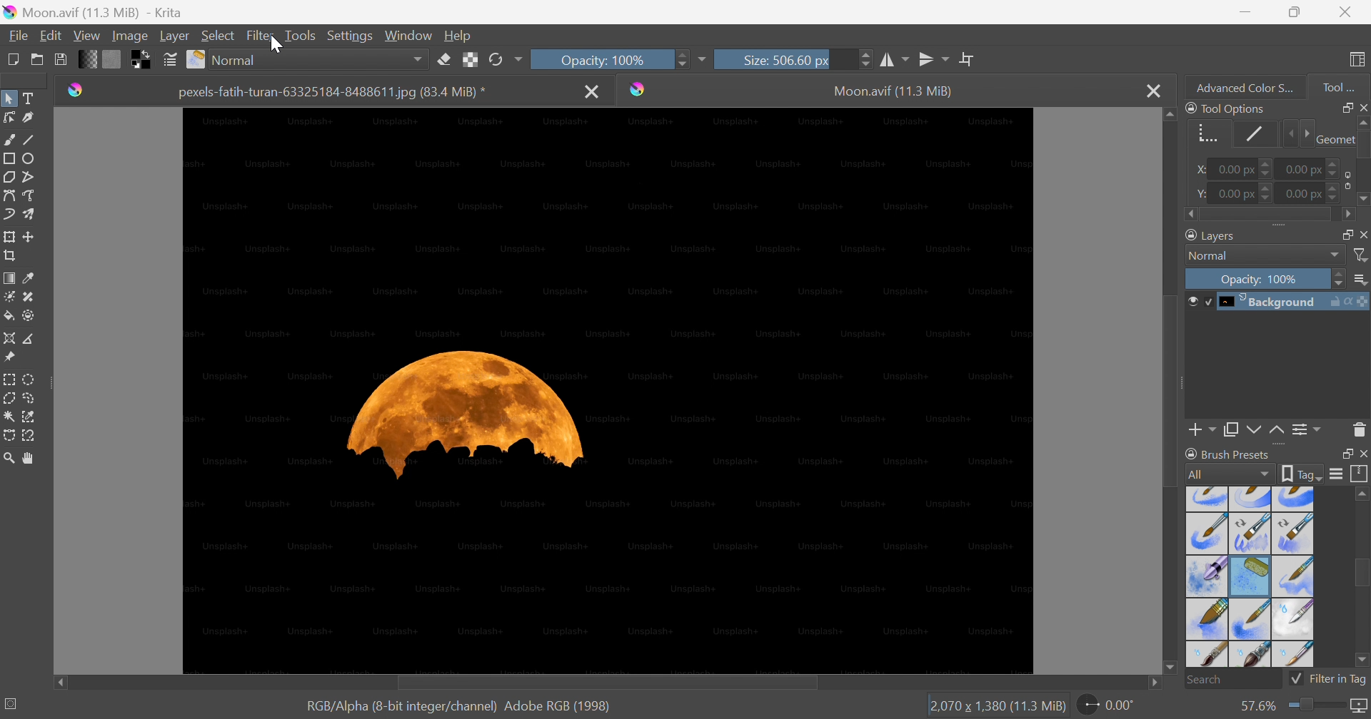 The width and height of the screenshot is (1371, 719). What do you see at coordinates (1362, 121) in the screenshot?
I see `Scroll up` at bounding box center [1362, 121].